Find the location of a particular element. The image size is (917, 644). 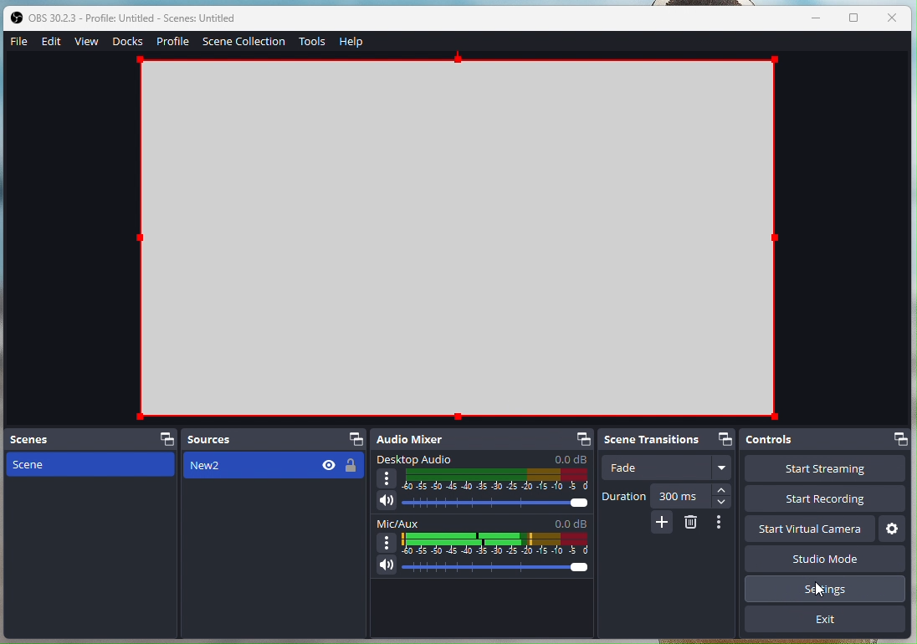

More options is located at coordinates (723, 468).